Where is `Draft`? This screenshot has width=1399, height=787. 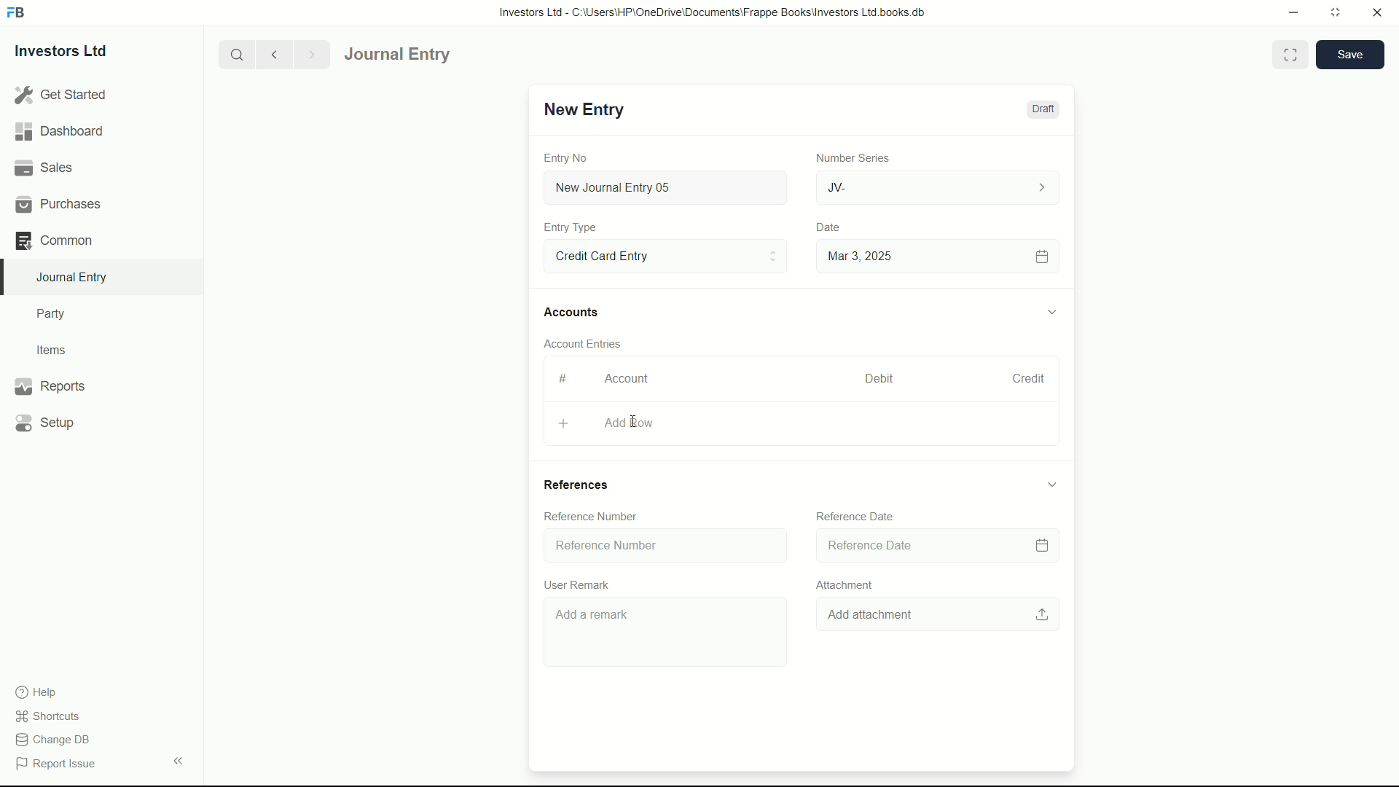
Draft is located at coordinates (1042, 109).